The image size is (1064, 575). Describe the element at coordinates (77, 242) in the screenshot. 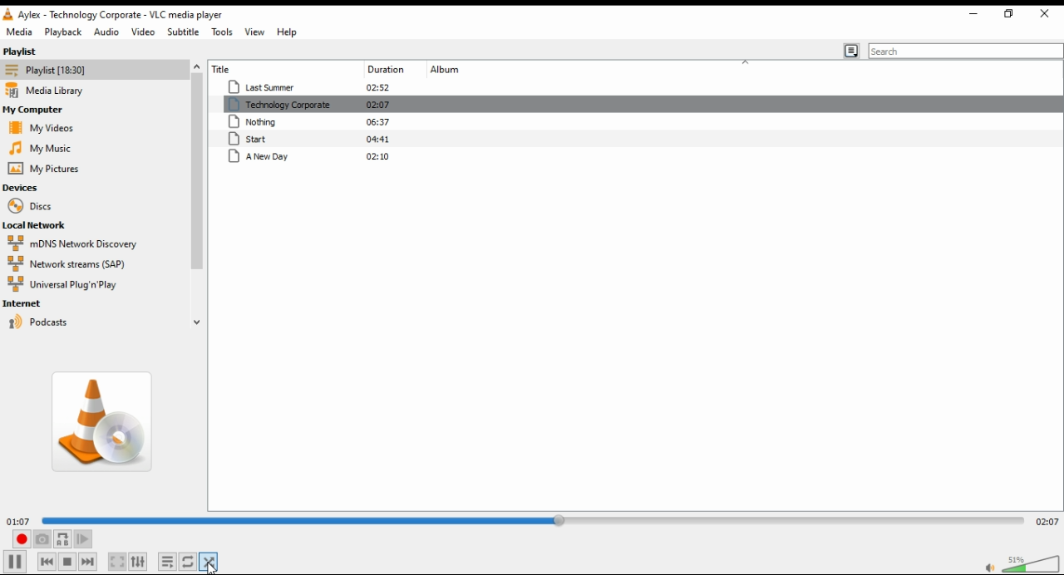

I see `mDNS network discovery` at that location.